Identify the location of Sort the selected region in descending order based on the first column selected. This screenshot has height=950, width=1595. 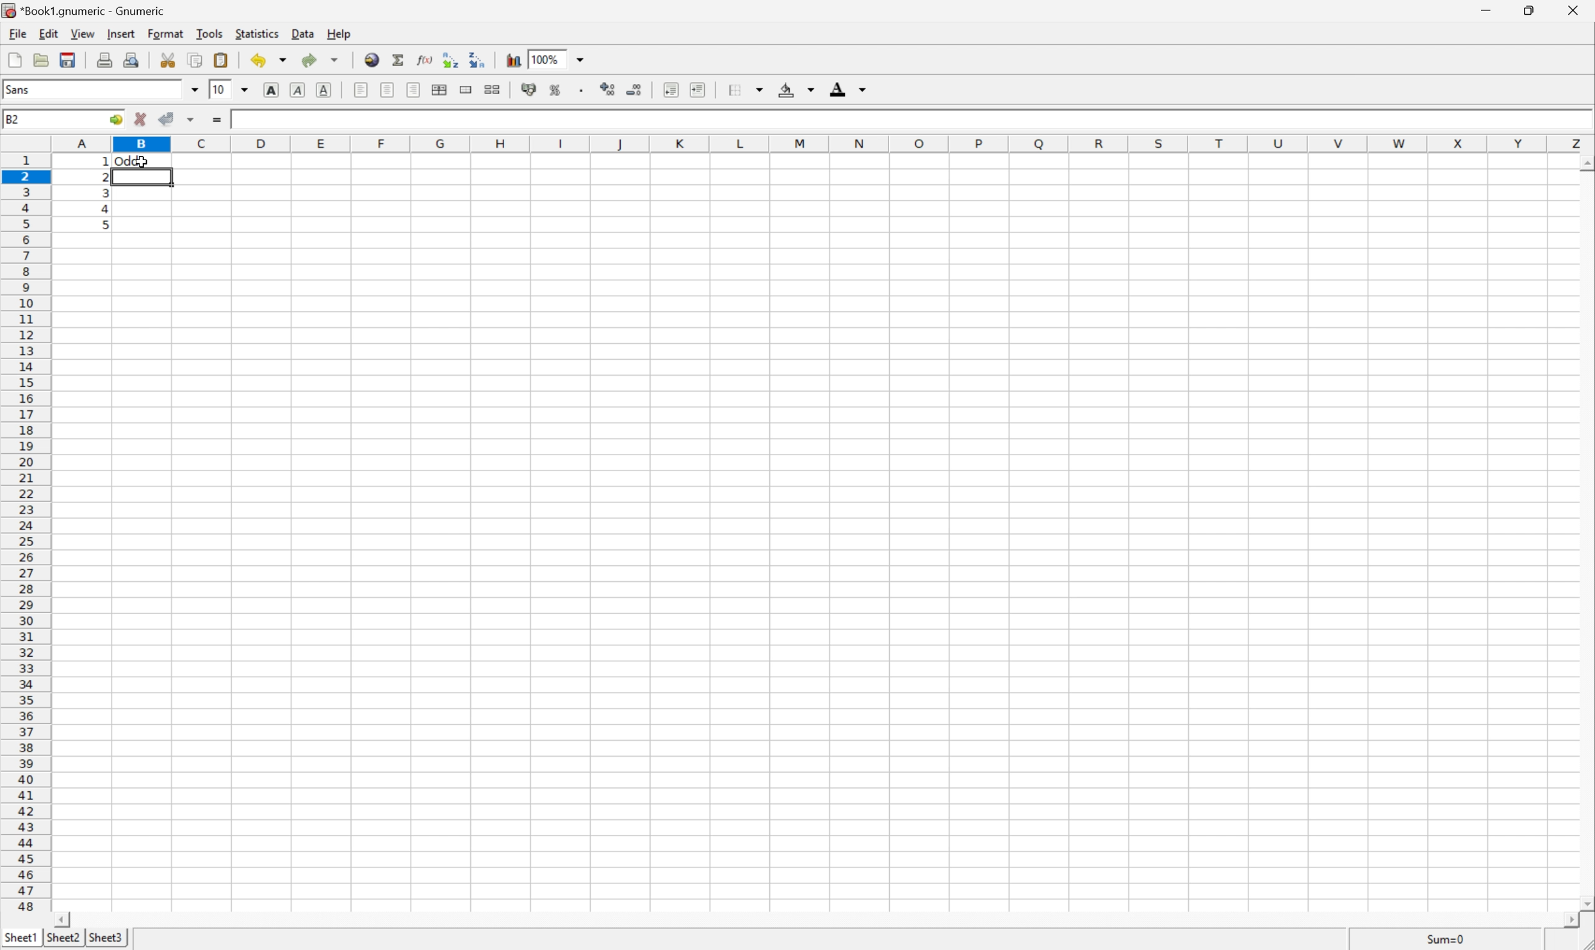
(476, 58).